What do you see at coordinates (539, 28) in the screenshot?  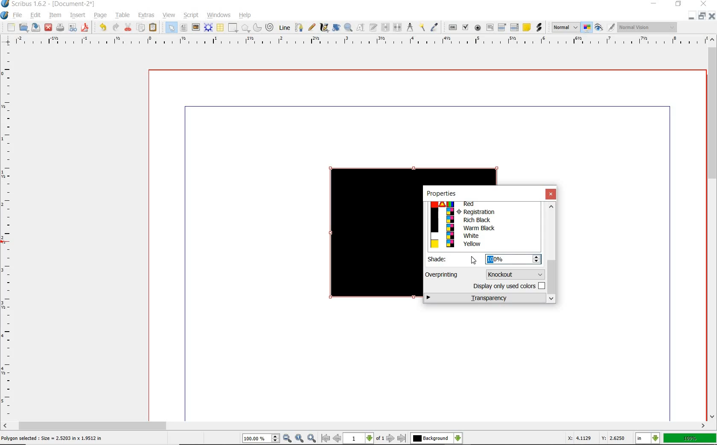 I see `link annotation` at bounding box center [539, 28].